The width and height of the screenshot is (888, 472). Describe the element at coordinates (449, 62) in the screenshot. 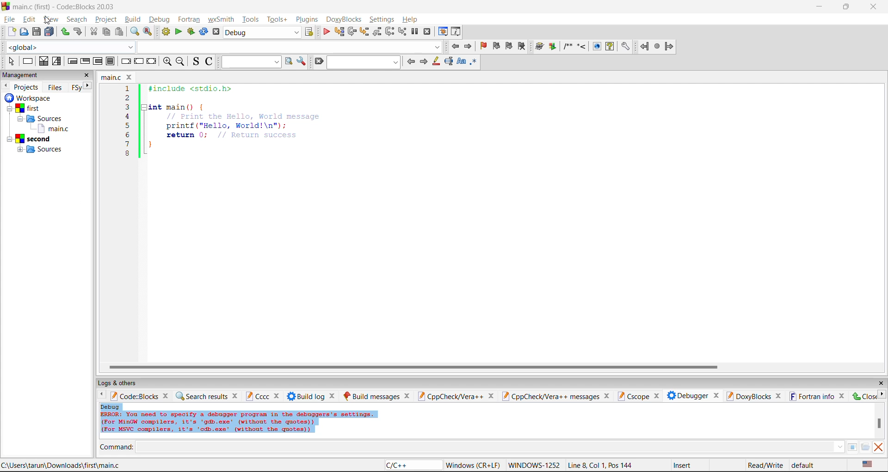

I see `selected text` at that location.